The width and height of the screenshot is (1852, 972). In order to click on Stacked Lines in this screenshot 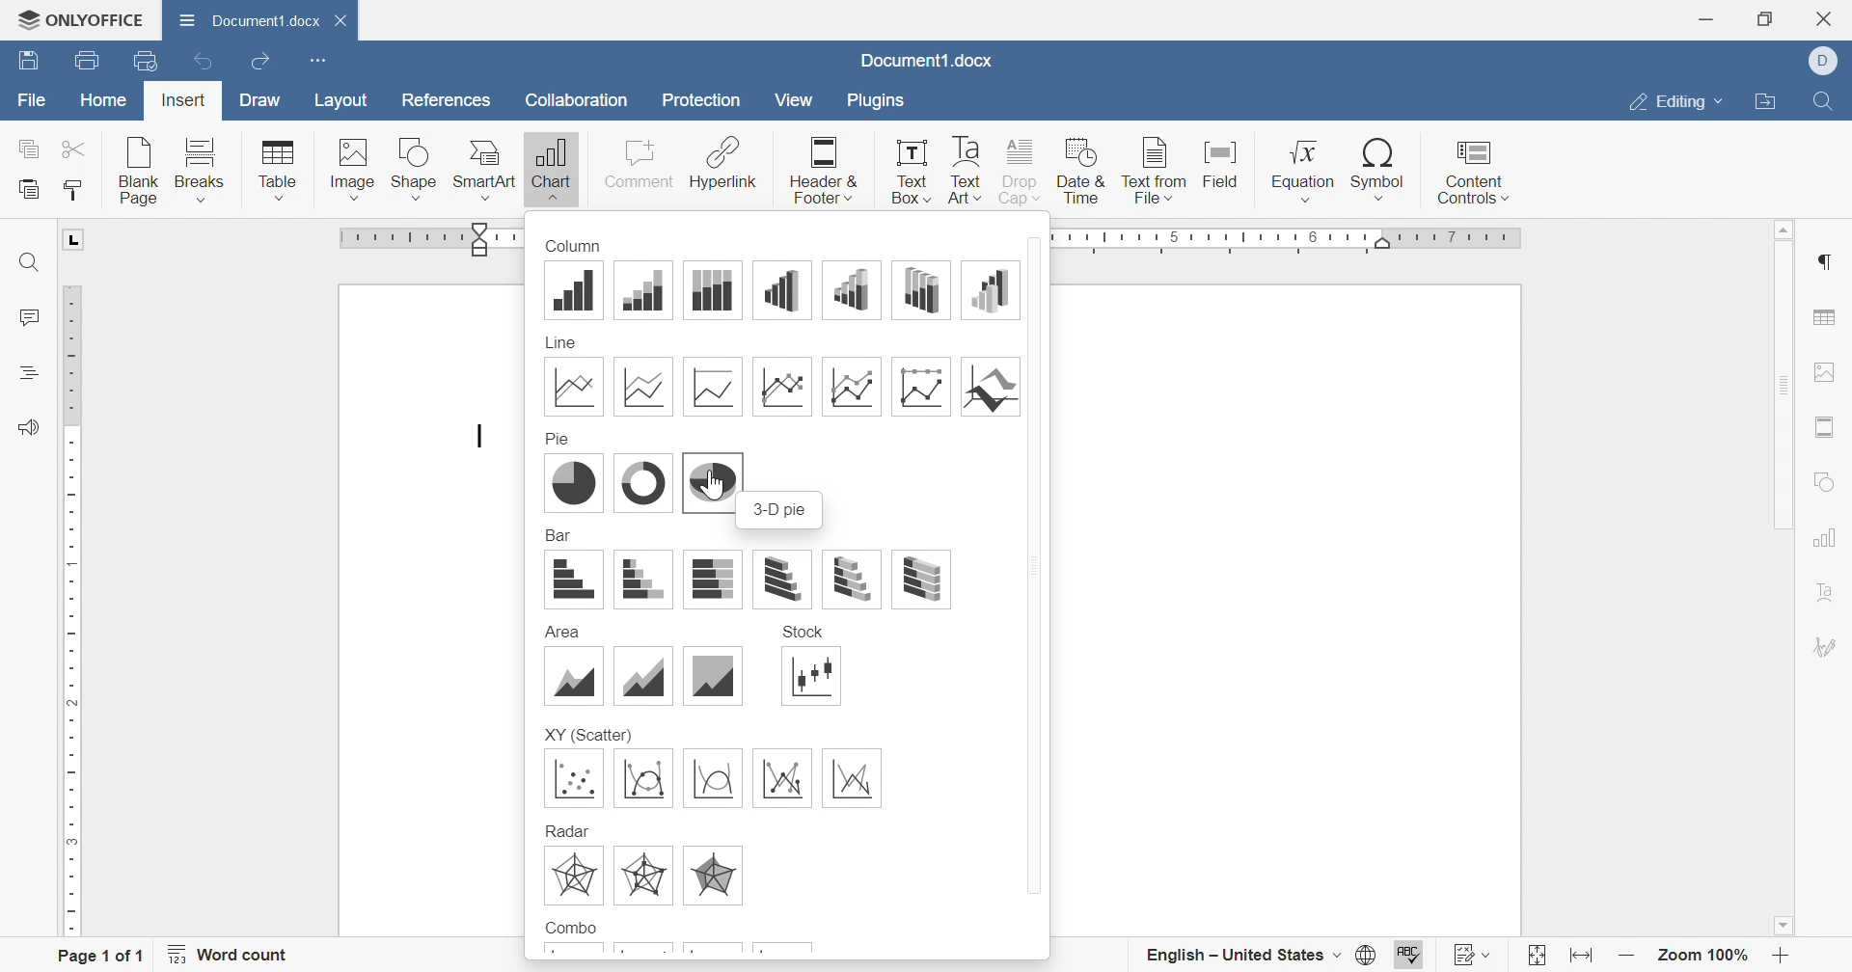, I will do `click(640, 385)`.